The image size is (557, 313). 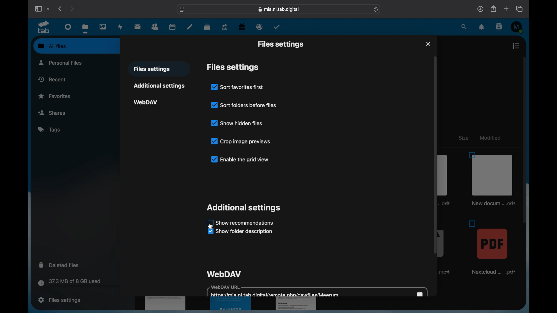 I want to click on sort favorites first, so click(x=237, y=87).